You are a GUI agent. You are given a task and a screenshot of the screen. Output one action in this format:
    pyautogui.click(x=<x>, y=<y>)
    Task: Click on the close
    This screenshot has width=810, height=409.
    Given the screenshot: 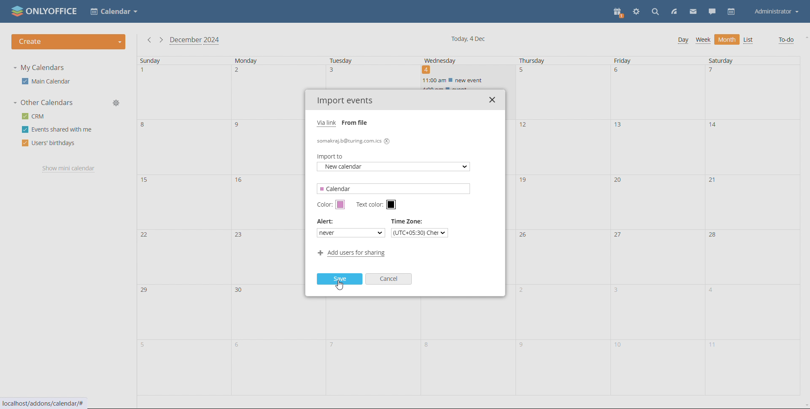 What is the action you would take?
    pyautogui.click(x=492, y=100)
    